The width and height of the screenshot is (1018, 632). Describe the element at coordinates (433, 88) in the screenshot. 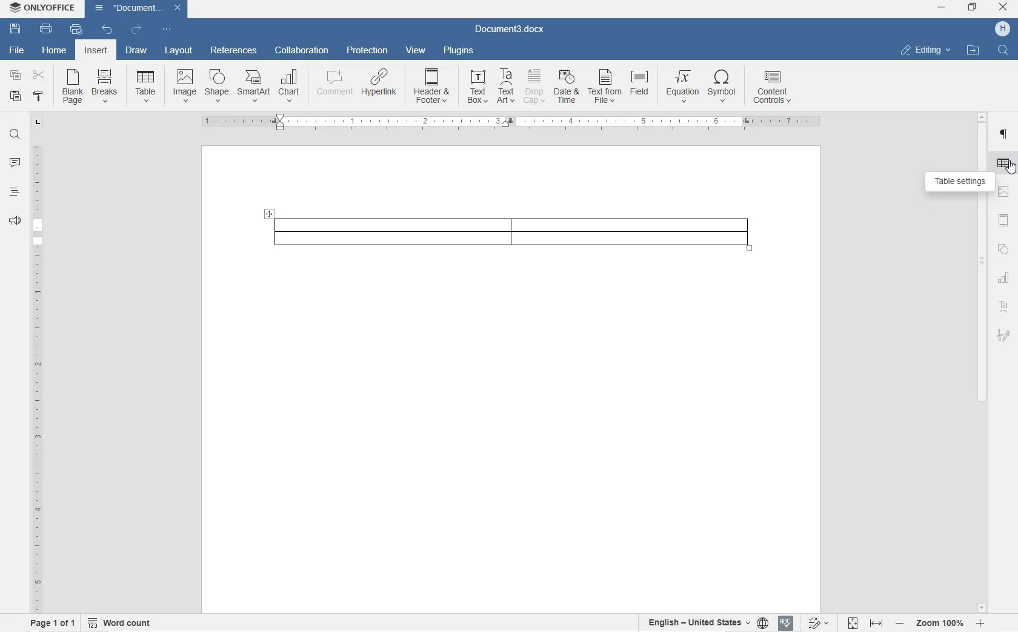

I see `Header & Footer` at that location.